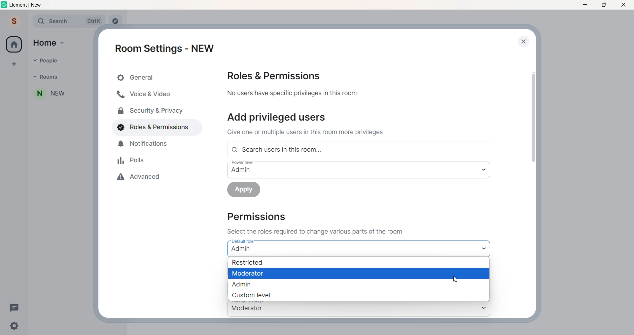  Describe the element at coordinates (522, 41) in the screenshot. I see `close dialog` at that location.